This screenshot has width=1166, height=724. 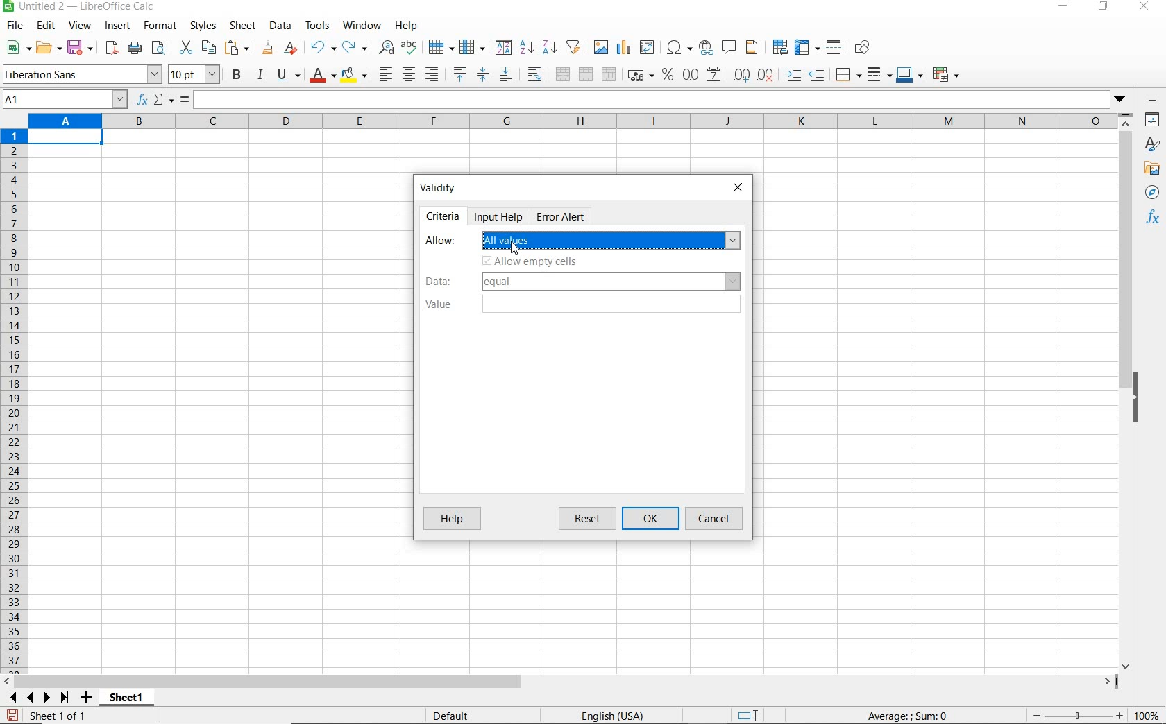 I want to click on scrollbar, so click(x=560, y=682).